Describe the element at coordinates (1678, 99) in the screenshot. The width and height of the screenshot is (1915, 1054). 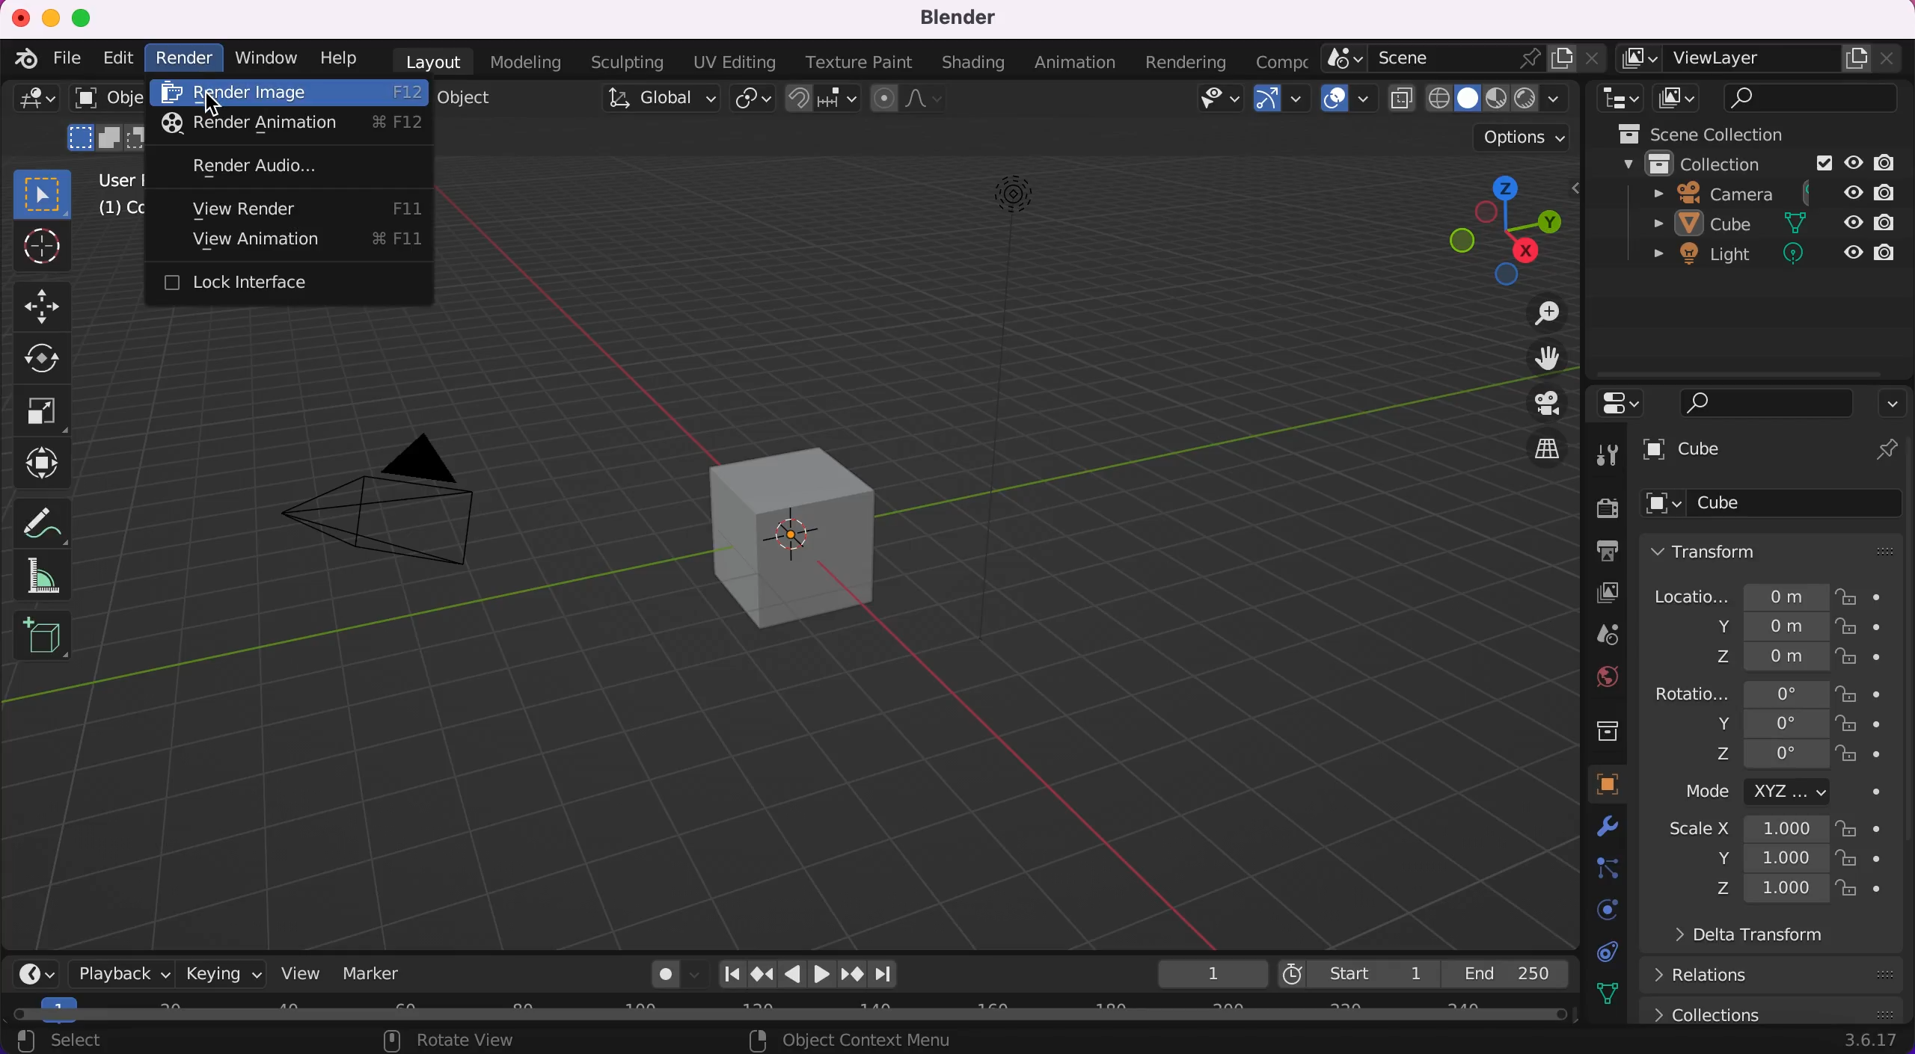
I see `display mode` at that location.